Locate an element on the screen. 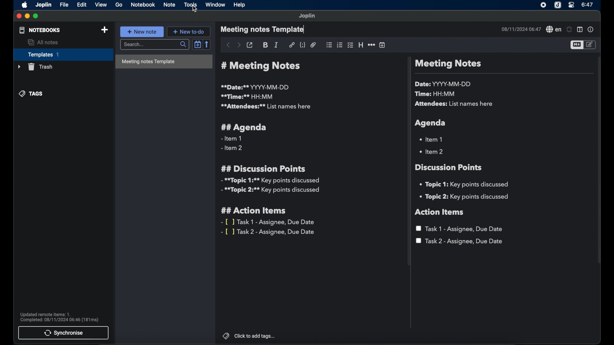 This screenshot has height=345, width=614. **time:** HH:MM is located at coordinates (247, 96).